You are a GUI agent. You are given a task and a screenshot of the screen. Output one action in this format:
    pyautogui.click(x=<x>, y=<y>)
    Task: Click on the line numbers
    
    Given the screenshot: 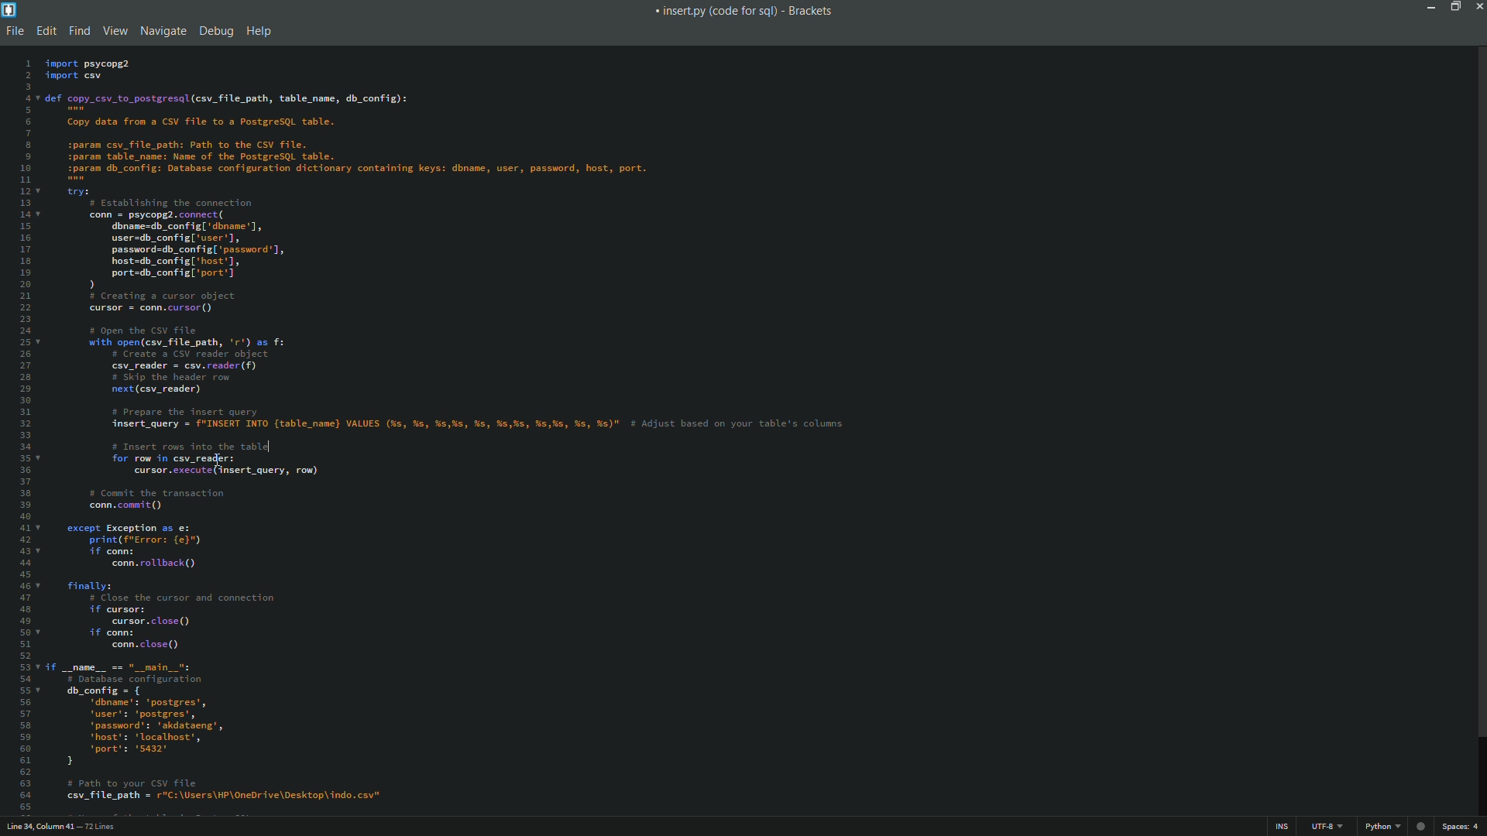 What is the action you would take?
    pyautogui.click(x=22, y=433)
    